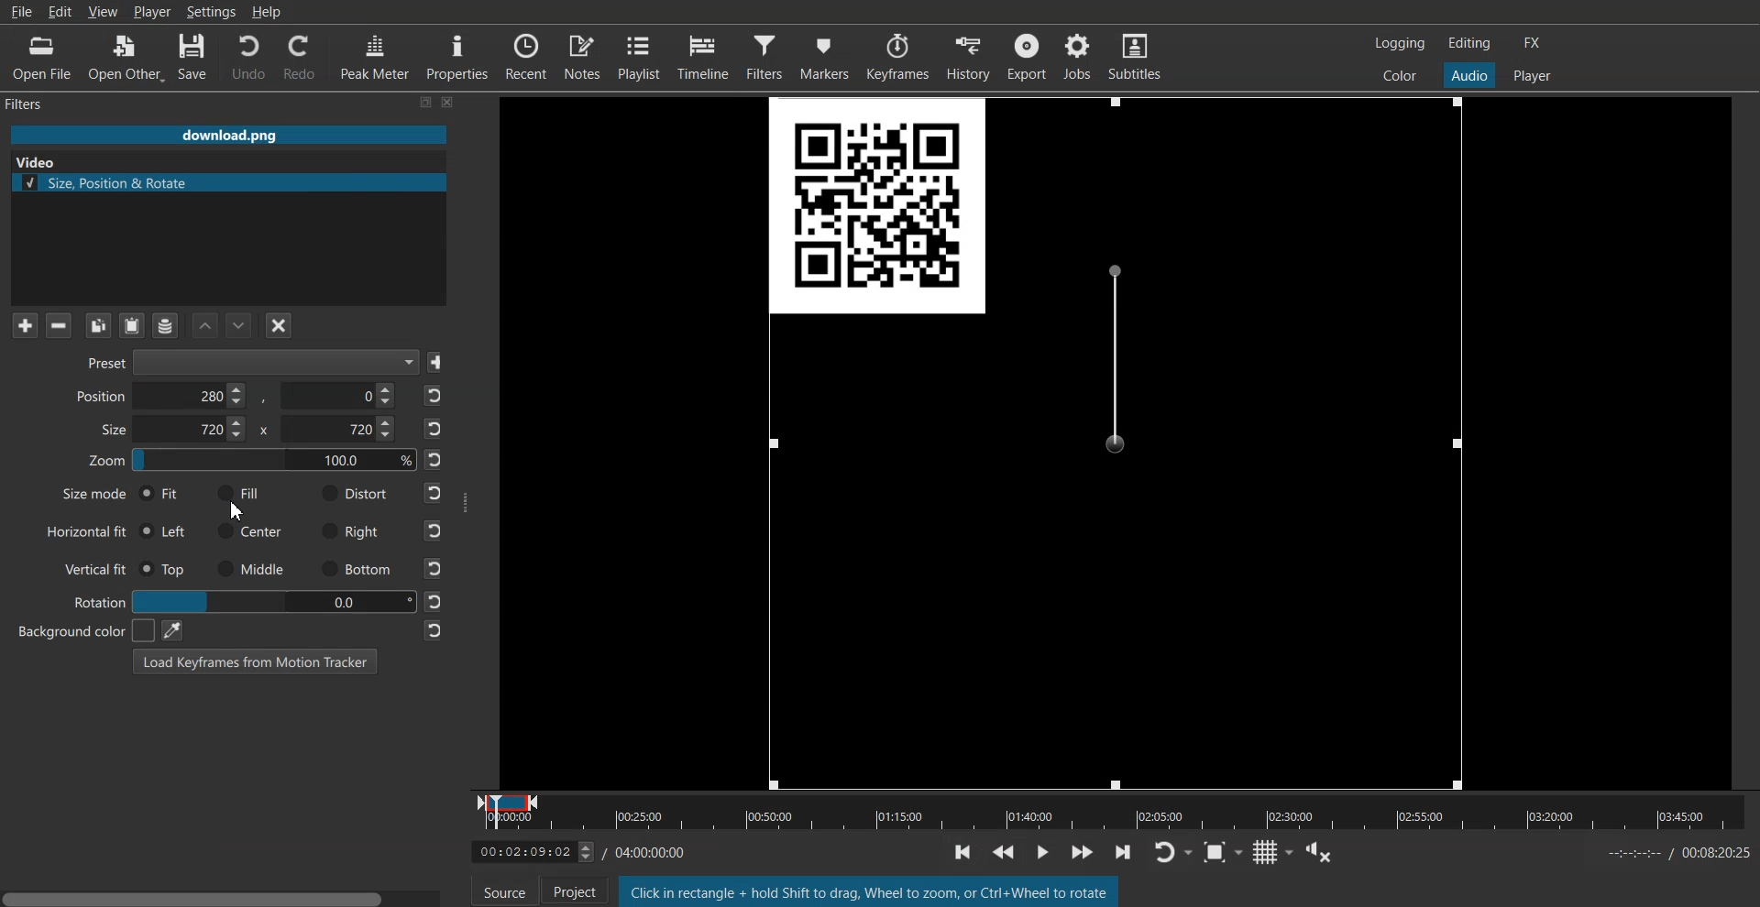 This screenshot has height=907, width=1760. What do you see at coordinates (641, 56) in the screenshot?
I see `Playlist` at bounding box center [641, 56].